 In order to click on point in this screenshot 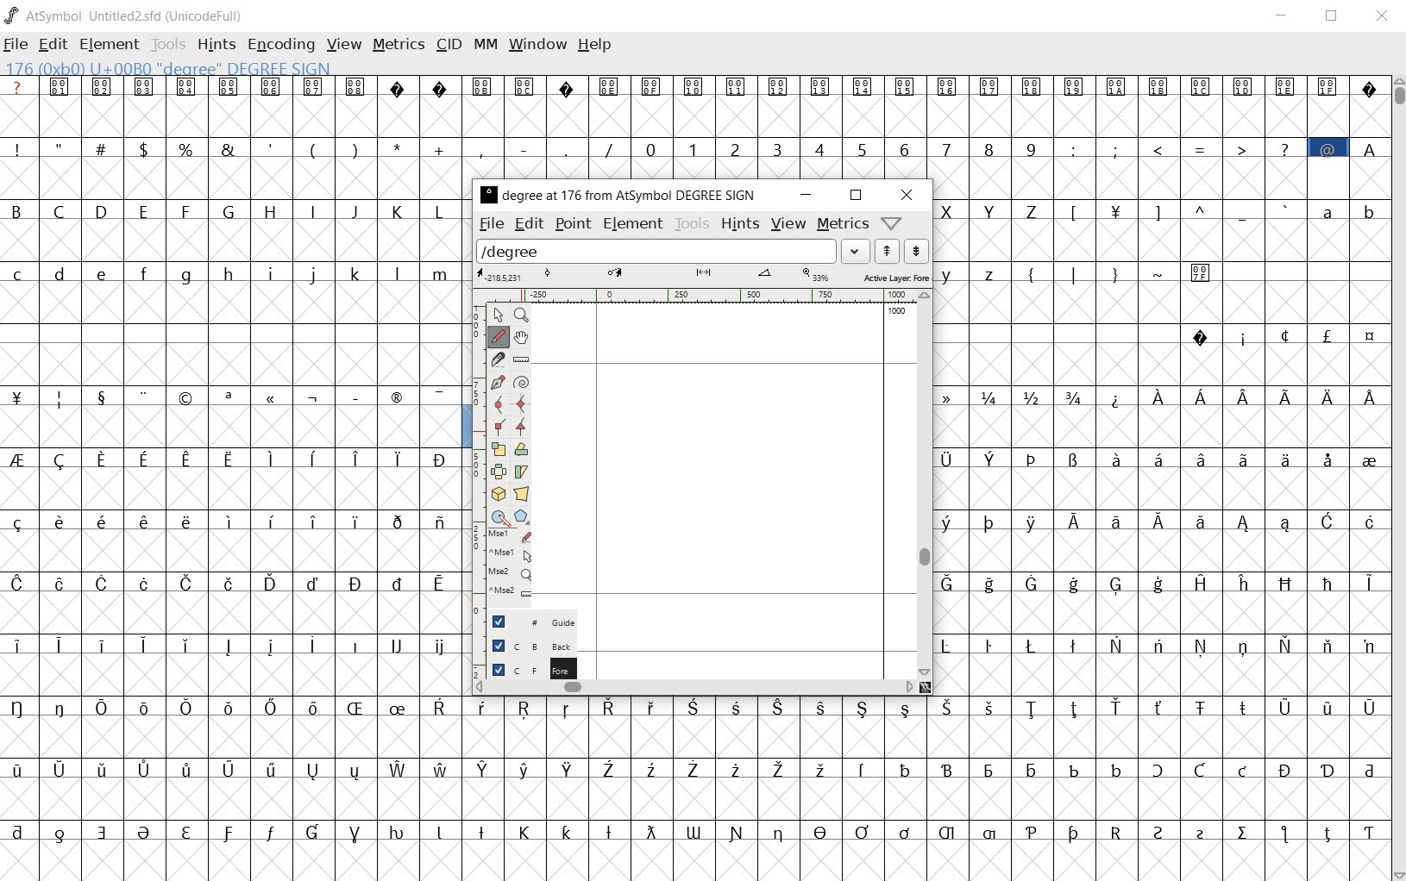, I will do `click(571, 224)`.